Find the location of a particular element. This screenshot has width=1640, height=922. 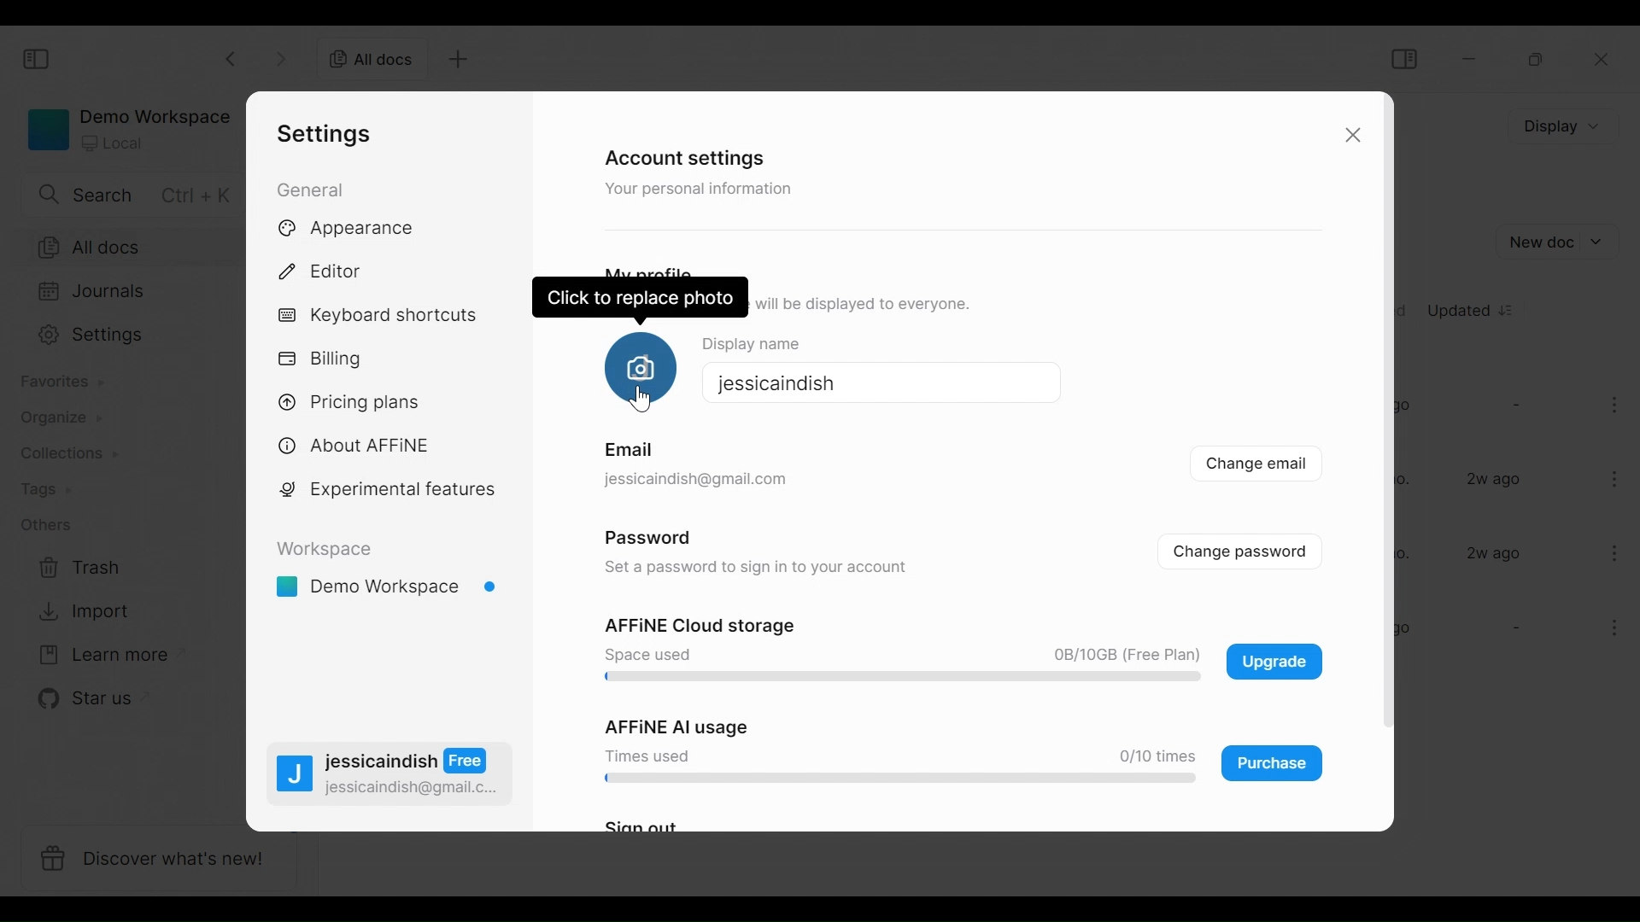

Experimental features is located at coordinates (387, 489).